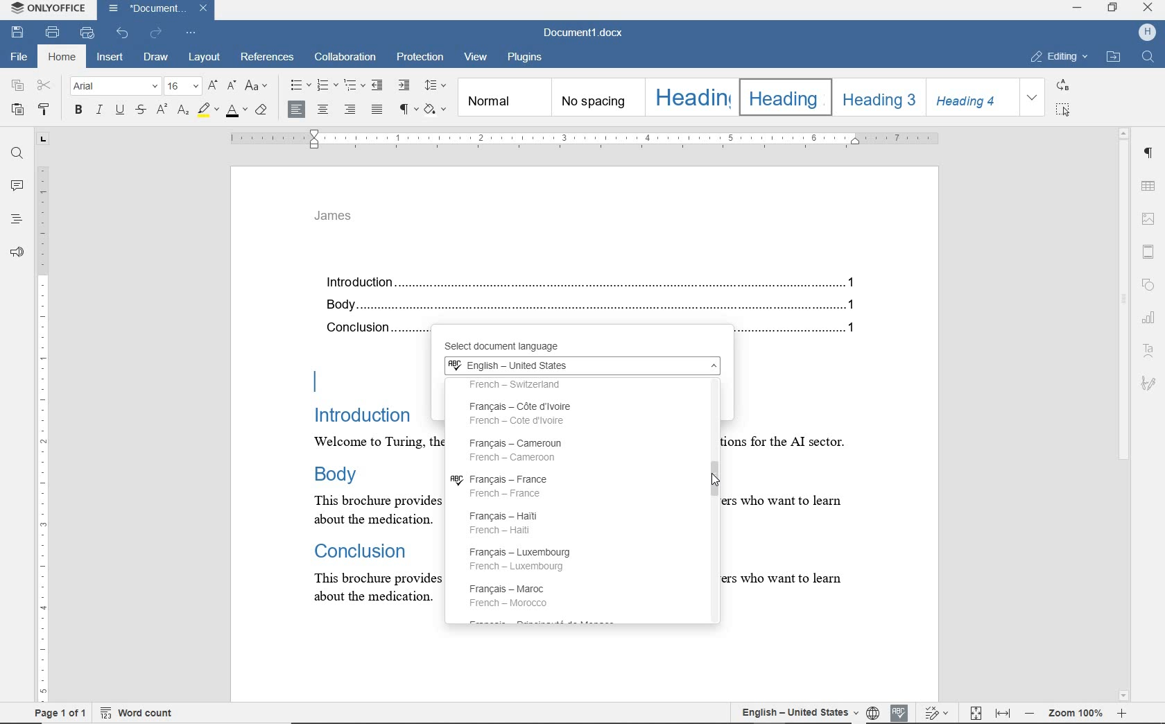 The height and width of the screenshot is (724, 1165). Describe the element at coordinates (44, 420) in the screenshot. I see `ruler` at that location.